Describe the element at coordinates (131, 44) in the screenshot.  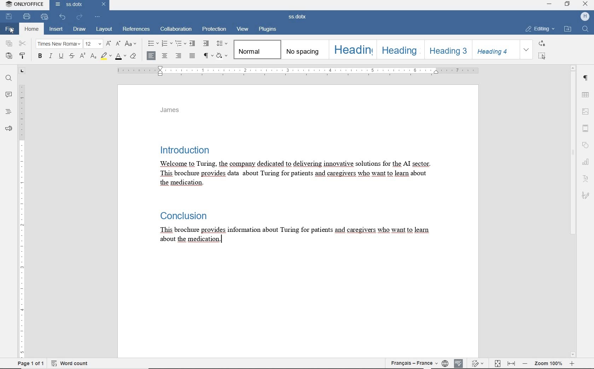
I see `CHANGE CASE` at that location.